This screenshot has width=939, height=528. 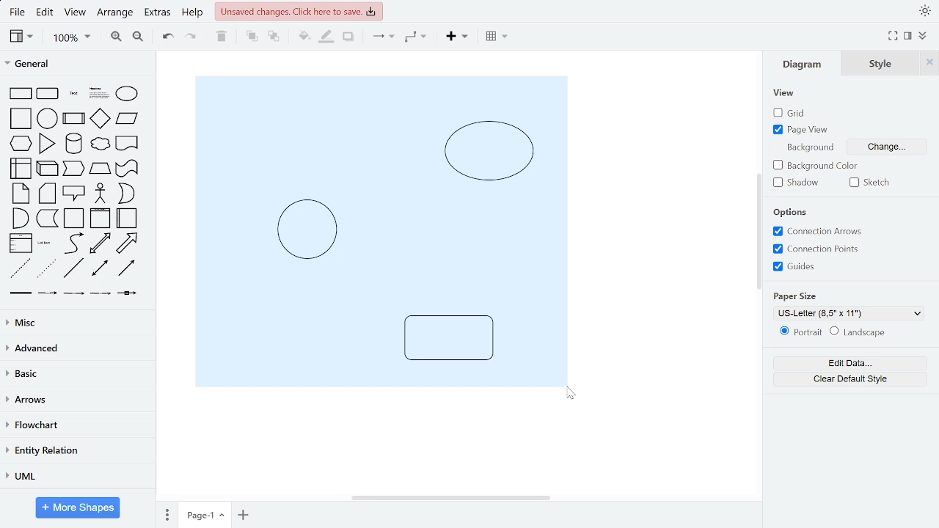 What do you see at coordinates (76, 400) in the screenshot?
I see `arrows` at bounding box center [76, 400].